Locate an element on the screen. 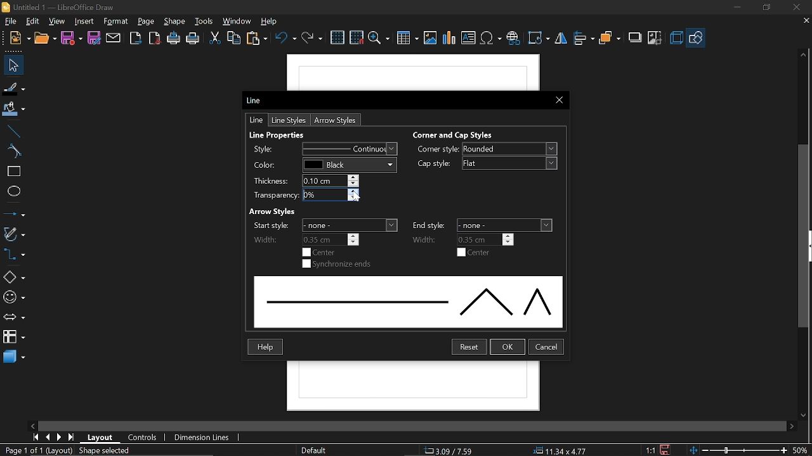 This screenshot has height=456, width=812. symbol shapes is located at coordinates (14, 299).